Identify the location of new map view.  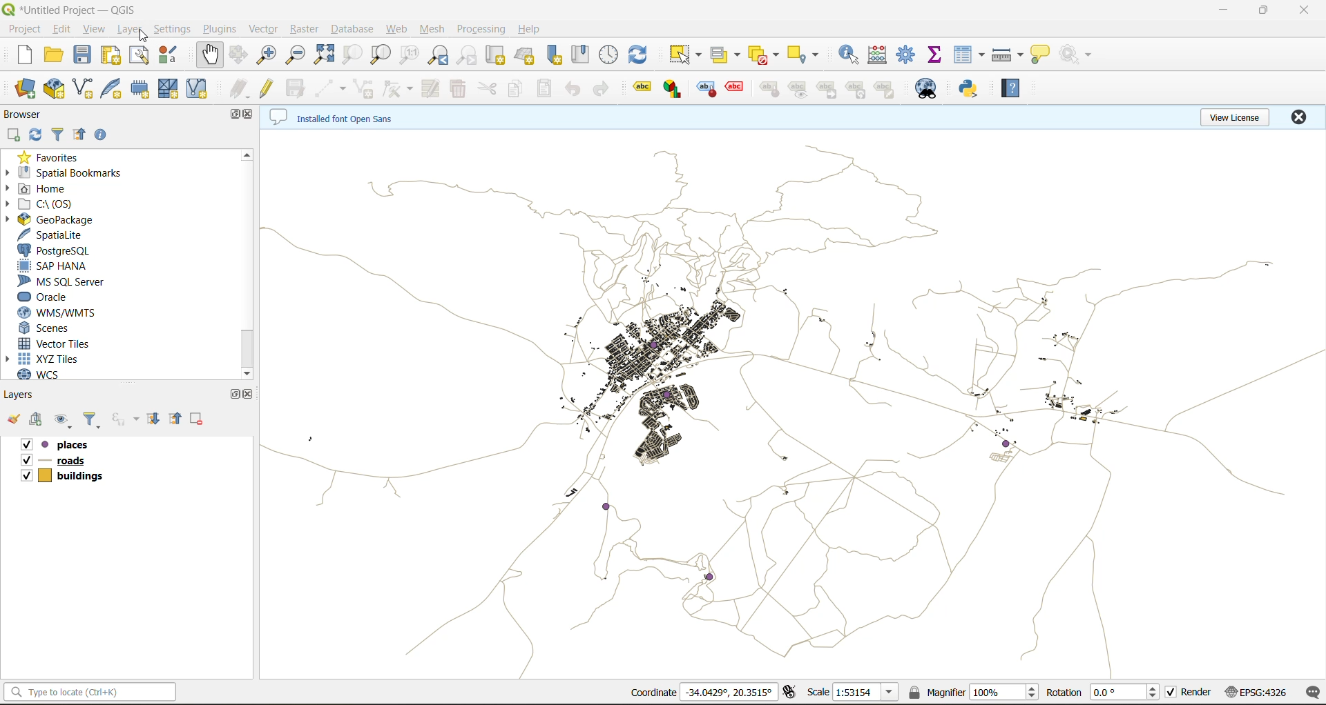
(495, 56).